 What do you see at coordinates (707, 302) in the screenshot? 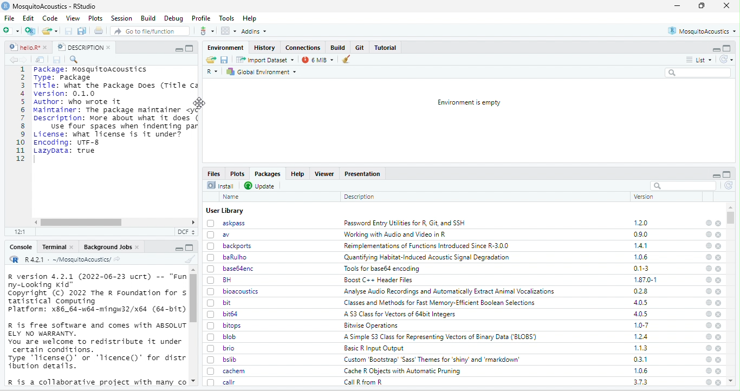
I see `help` at bounding box center [707, 302].